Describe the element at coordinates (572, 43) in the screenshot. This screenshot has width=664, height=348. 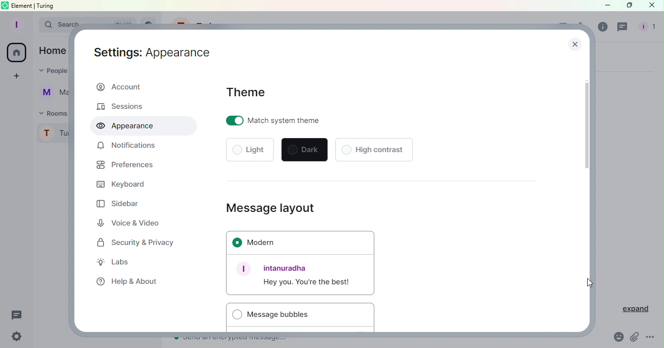
I see `Close` at that location.